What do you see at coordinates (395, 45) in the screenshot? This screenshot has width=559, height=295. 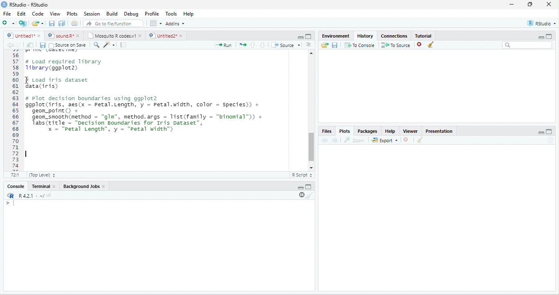 I see `To source` at bounding box center [395, 45].